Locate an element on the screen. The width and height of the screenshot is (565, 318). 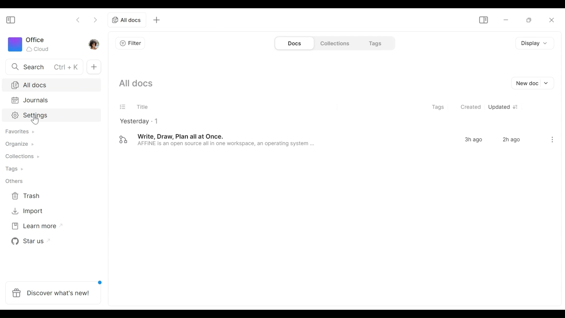
Document is located at coordinates (333, 140).